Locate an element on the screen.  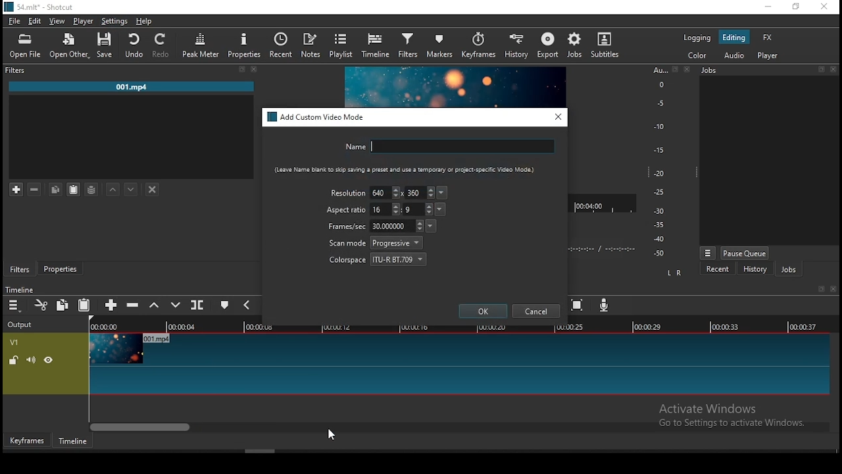
-5 is located at coordinates (659, 102).